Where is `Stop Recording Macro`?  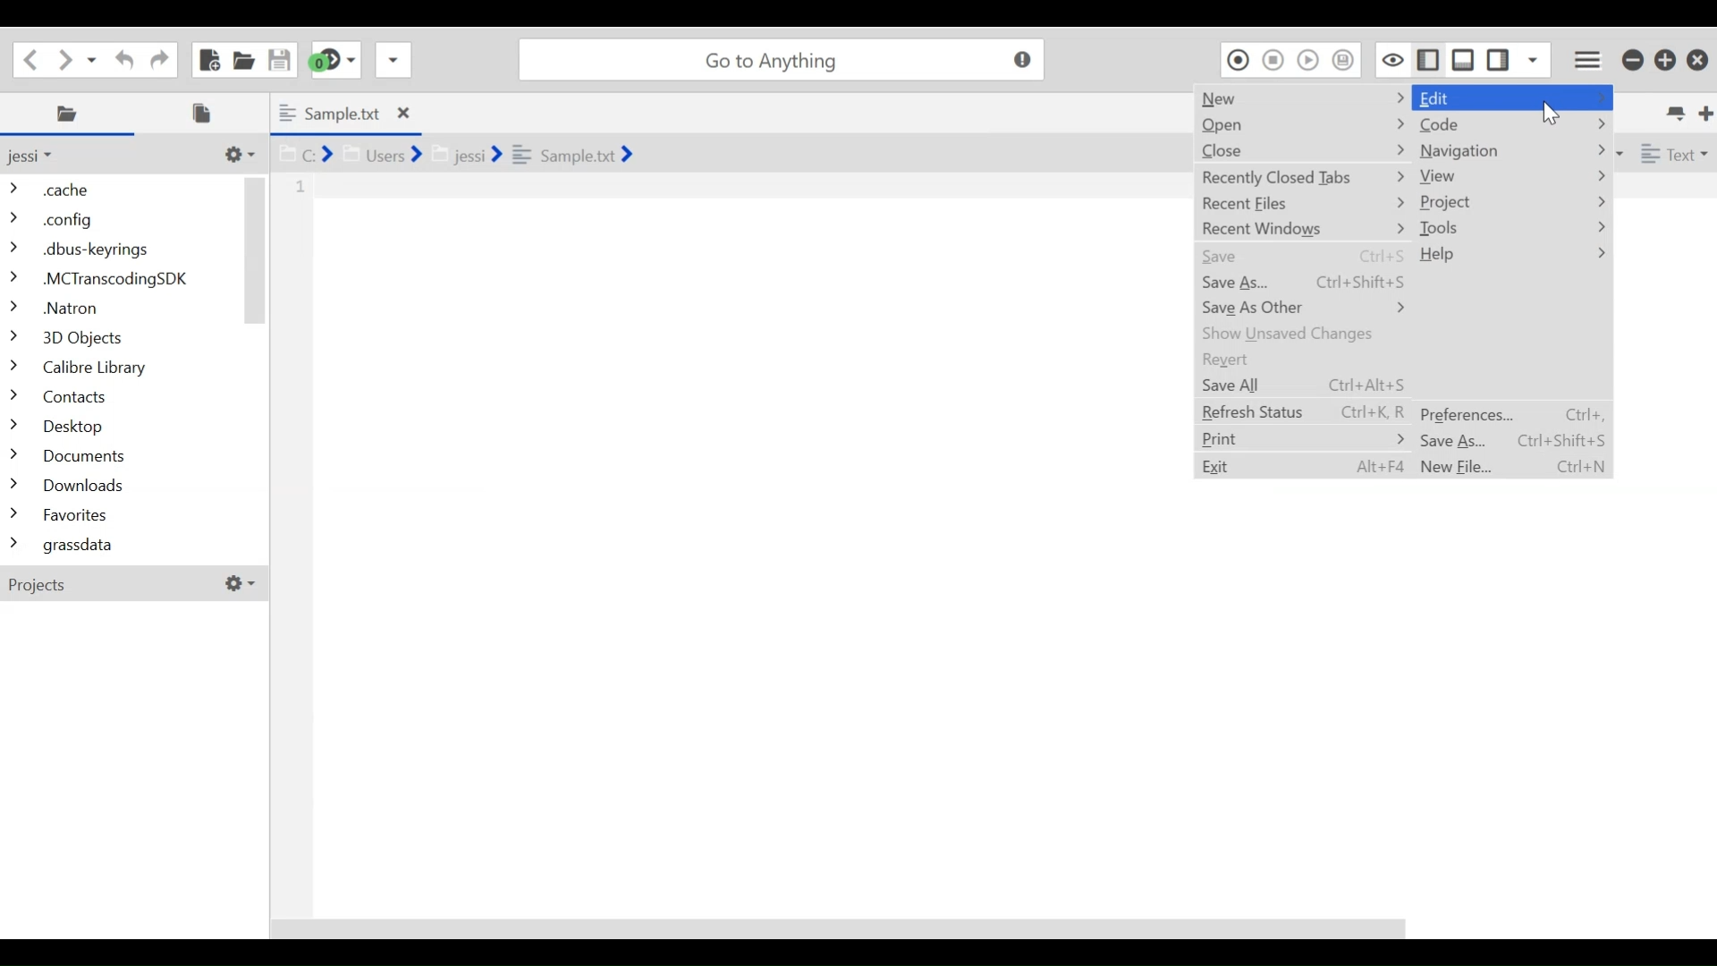 Stop Recording Macro is located at coordinates (1274, 59).